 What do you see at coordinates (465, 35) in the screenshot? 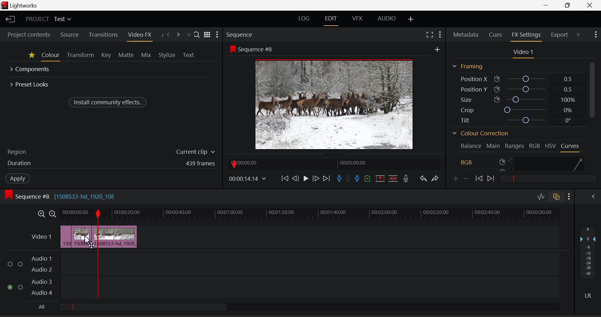
I see `Metadata Tab` at bounding box center [465, 35].